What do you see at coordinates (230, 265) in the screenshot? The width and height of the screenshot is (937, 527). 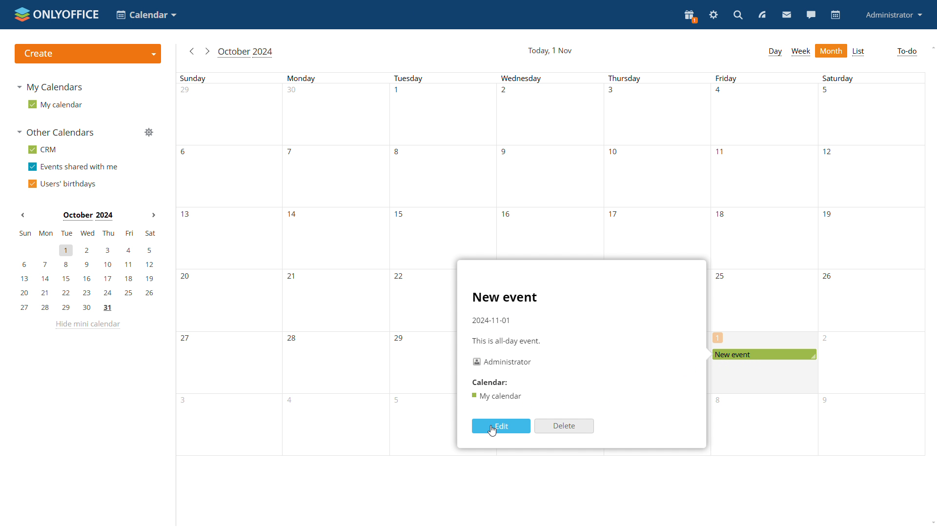 I see `sunday` at bounding box center [230, 265].